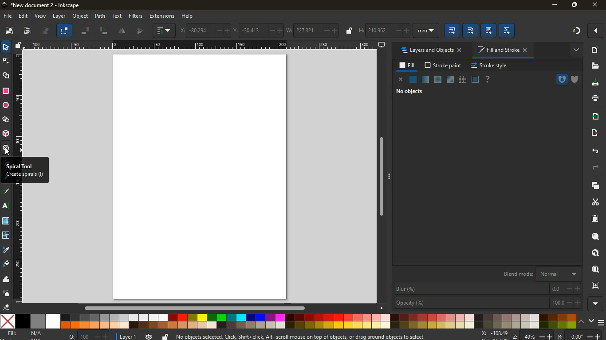 Image resolution: width=606 pixels, height=340 pixels. I want to click on ice, so click(436, 80).